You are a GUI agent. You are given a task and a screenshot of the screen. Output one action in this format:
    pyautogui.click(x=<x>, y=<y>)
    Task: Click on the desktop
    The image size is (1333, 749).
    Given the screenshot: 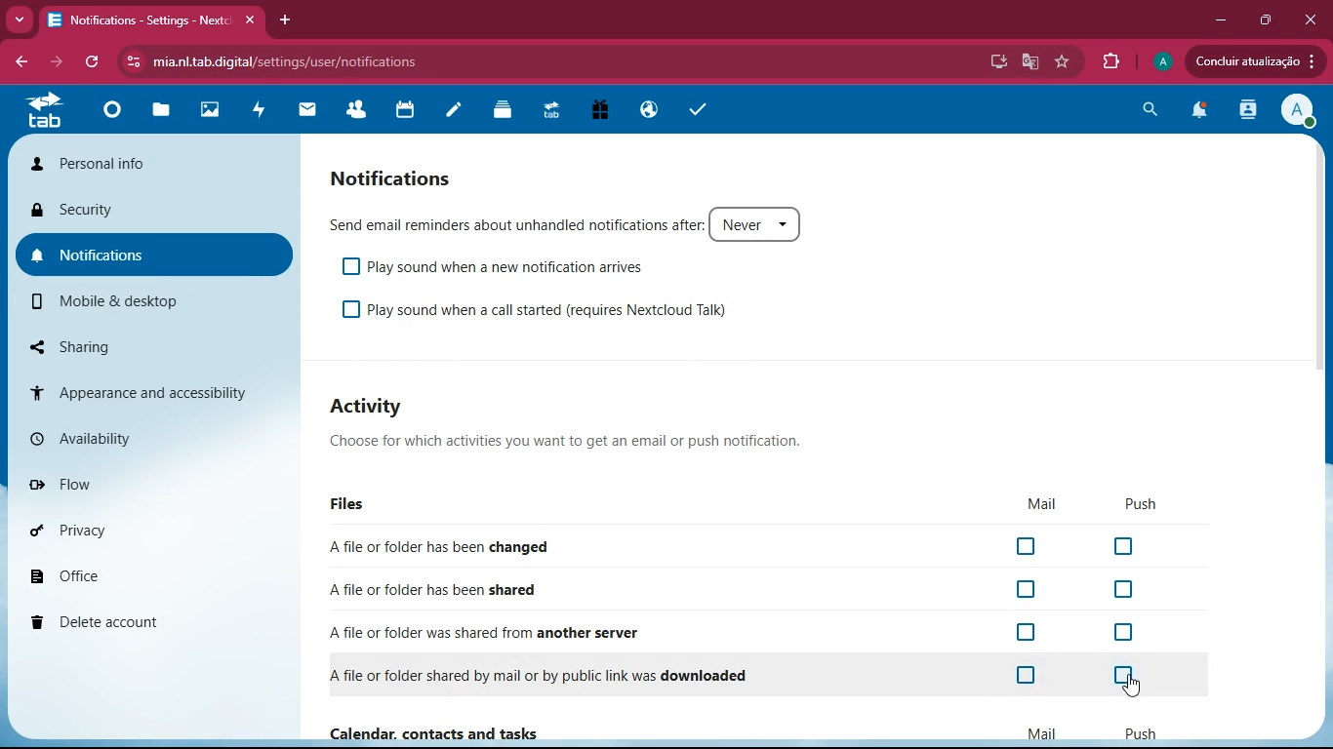 What is the action you would take?
    pyautogui.click(x=998, y=63)
    